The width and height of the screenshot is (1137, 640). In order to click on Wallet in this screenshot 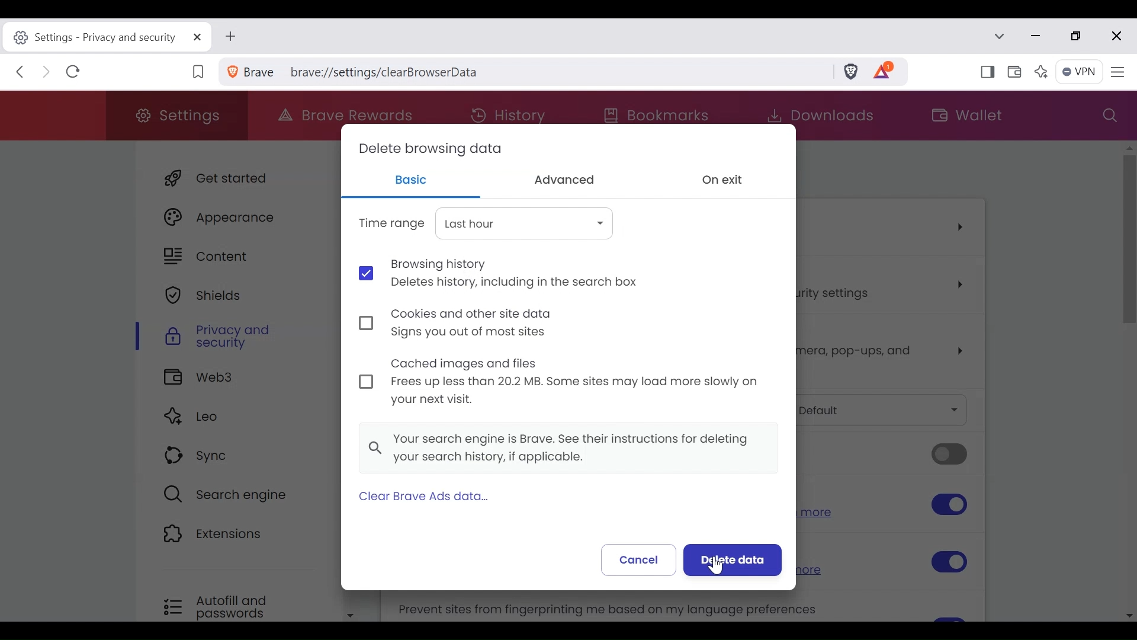, I will do `click(967, 114)`.